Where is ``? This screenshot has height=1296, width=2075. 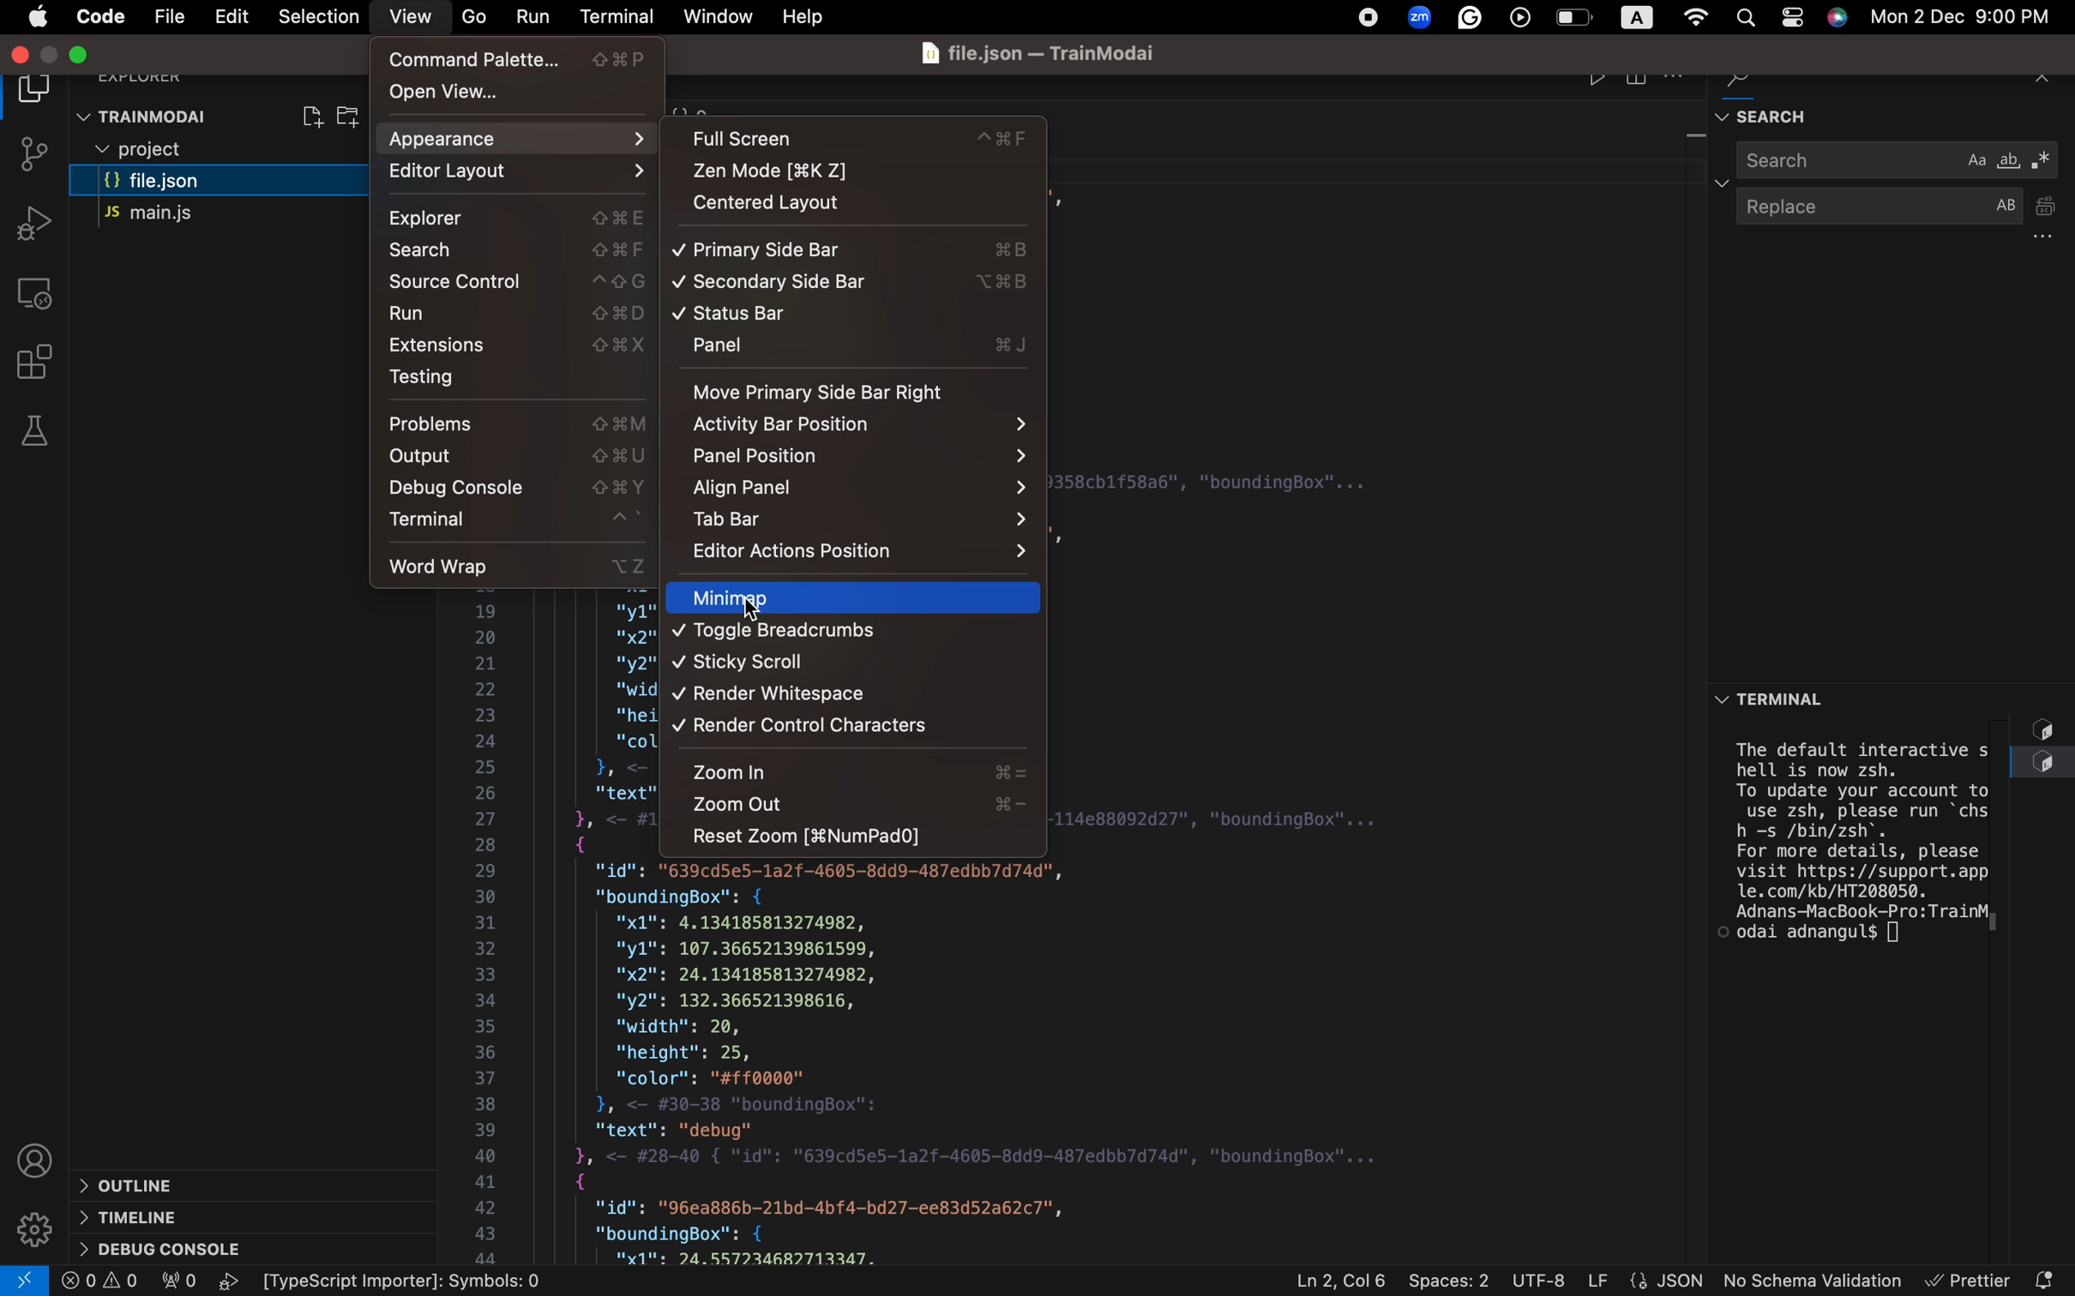
 is located at coordinates (849, 724).